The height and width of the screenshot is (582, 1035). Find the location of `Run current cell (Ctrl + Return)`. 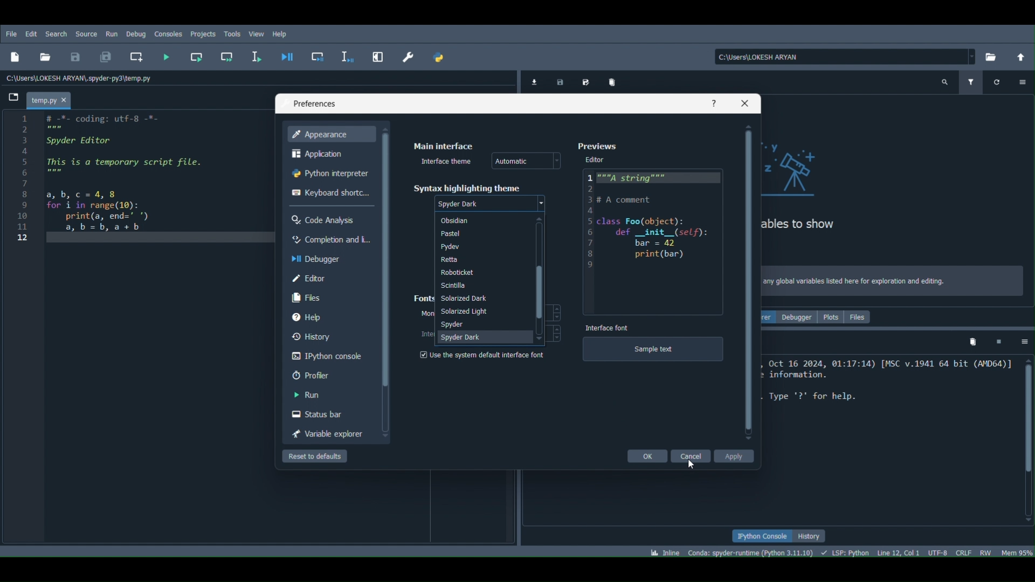

Run current cell (Ctrl + Return) is located at coordinates (193, 57).